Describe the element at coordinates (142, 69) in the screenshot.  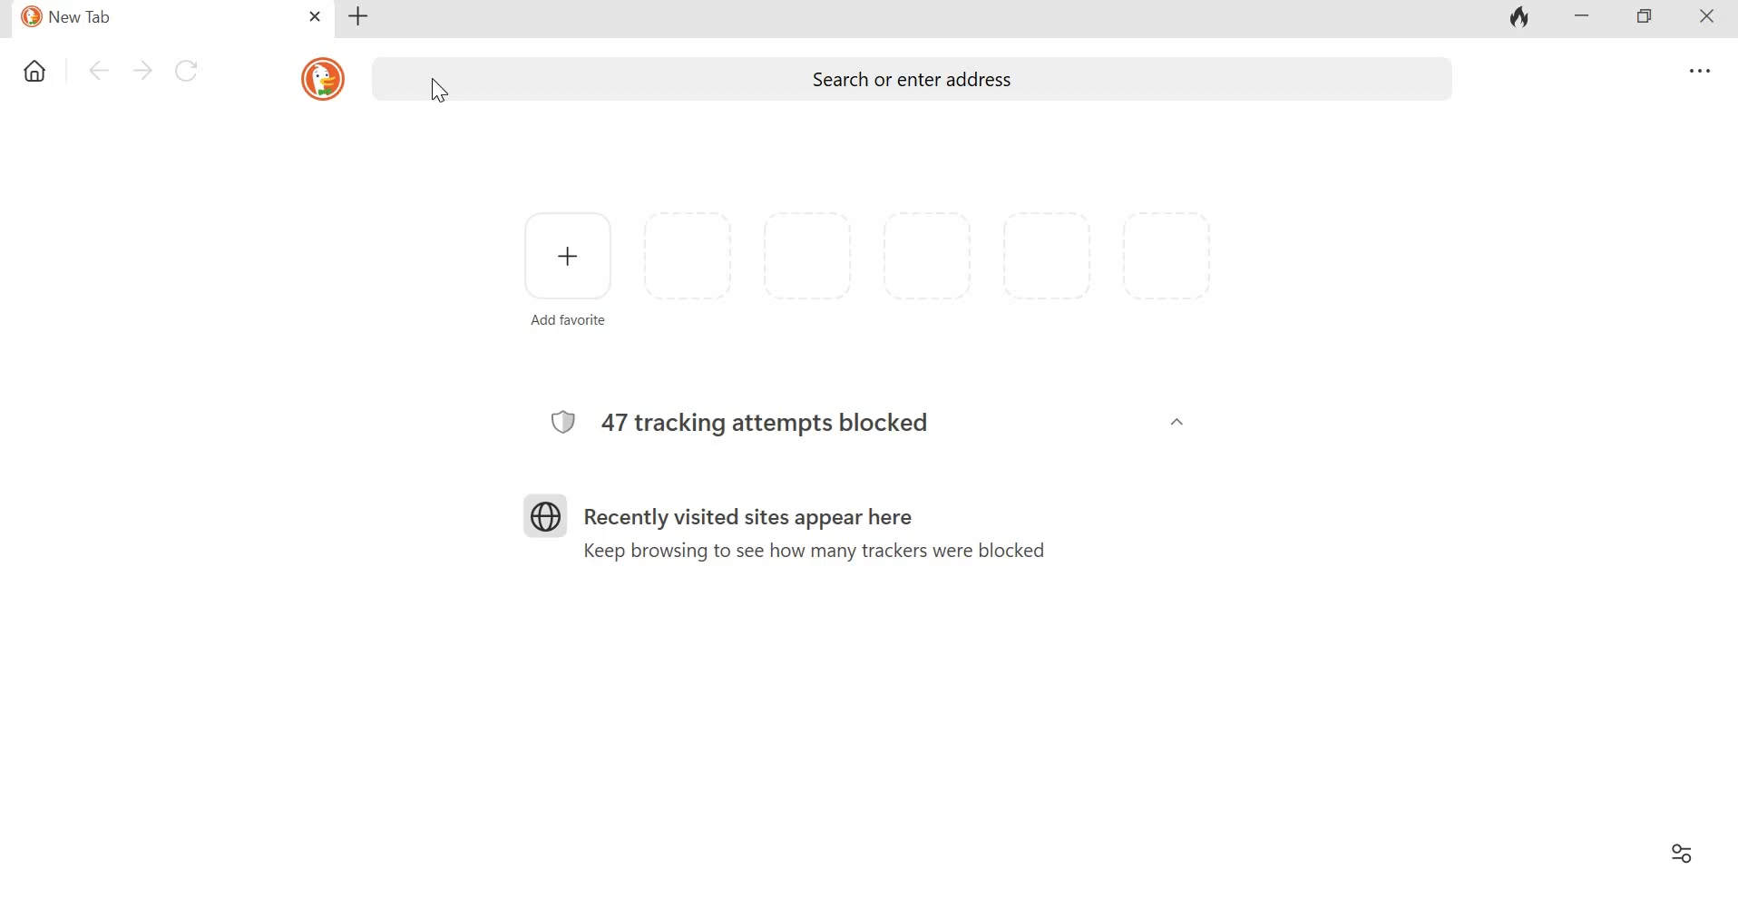
I see `Go forward page` at that location.